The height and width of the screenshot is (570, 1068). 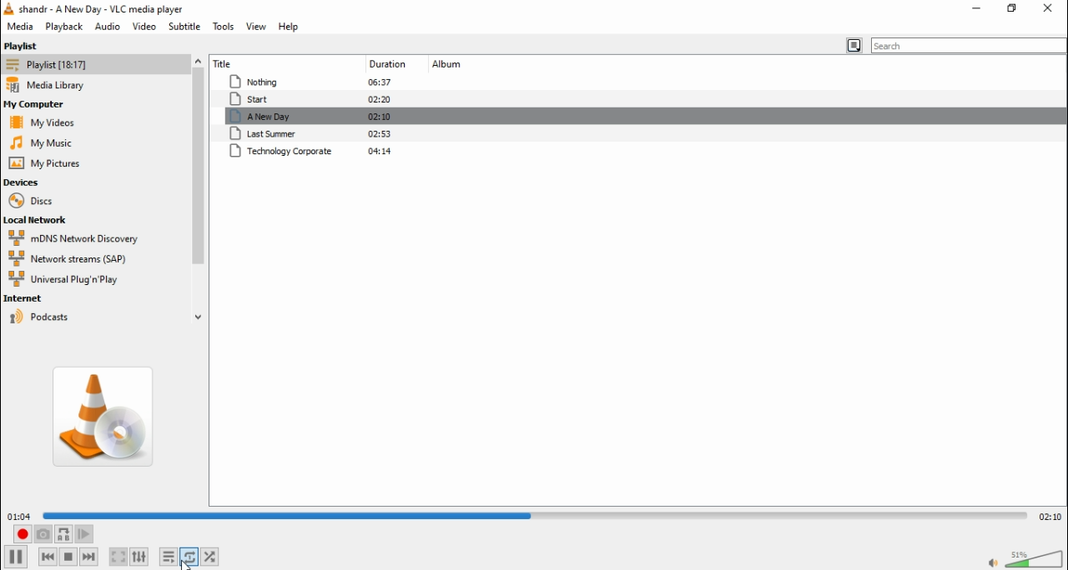 I want to click on playlist, so click(x=26, y=45).